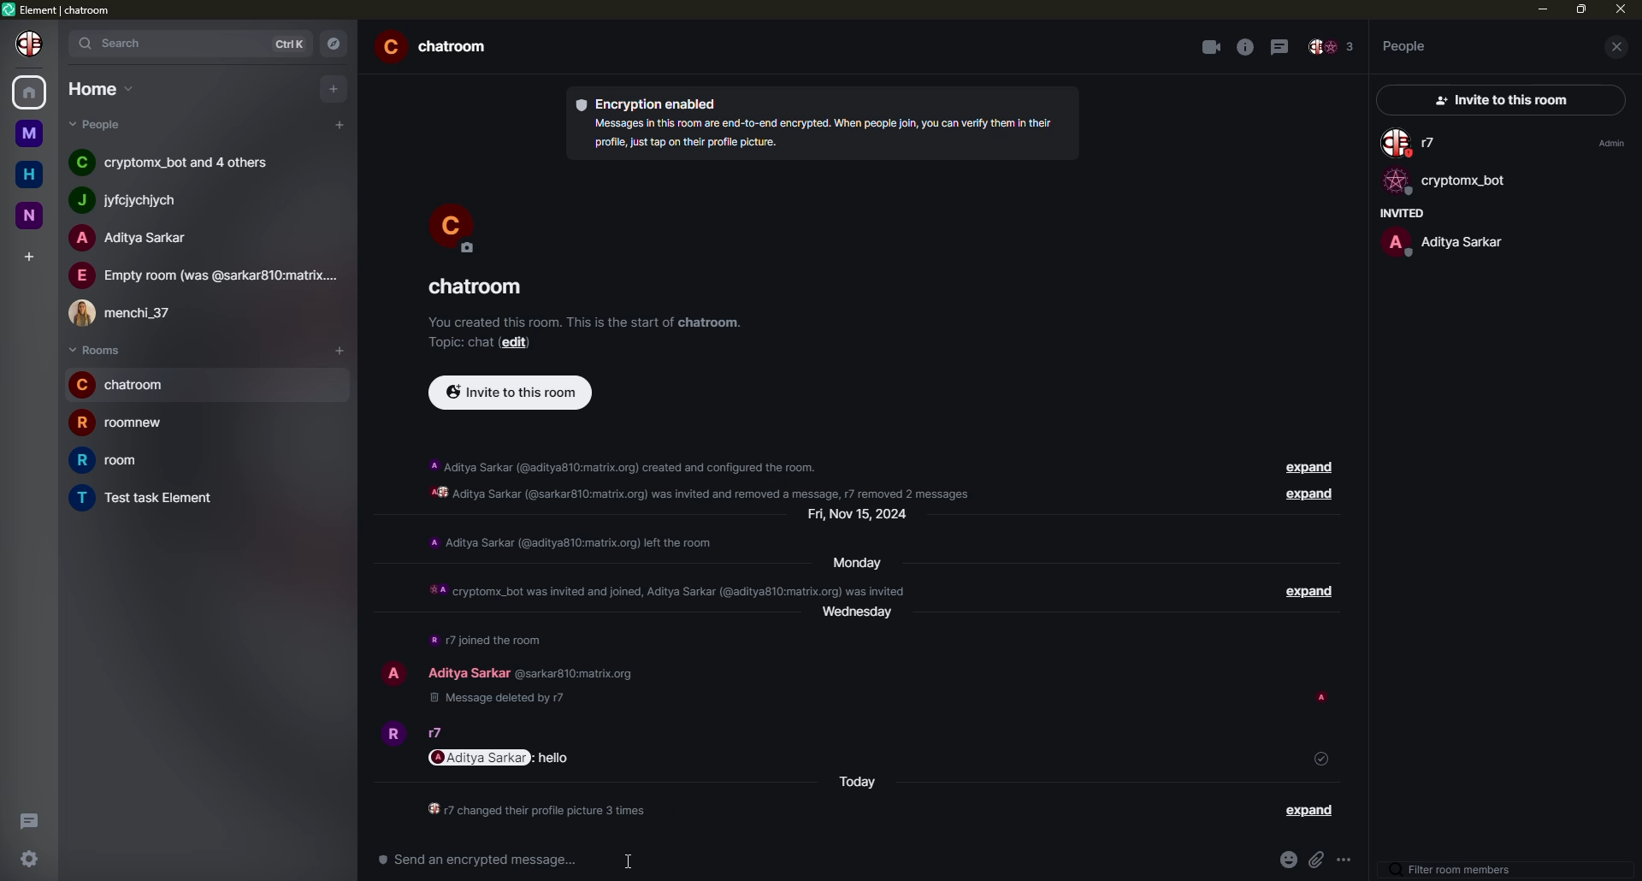 The height and width of the screenshot is (881, 1642). What do you see at coordinates (511, 391) in the screenshot?
I see `invite to this room` at bounding box center [511, 391].